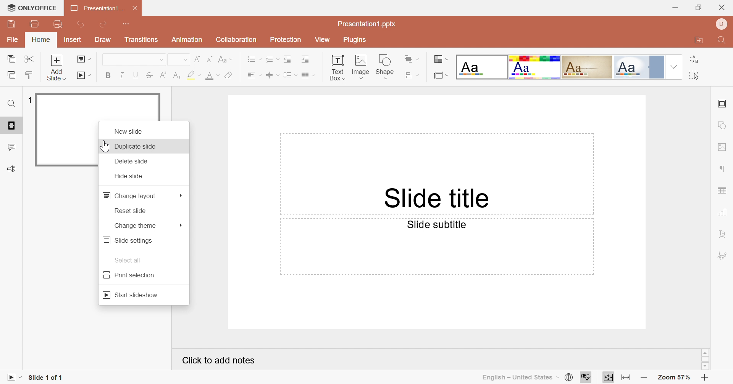  What do you see at coordinates (723, 254) in the screenshot?
I see `Signature settings` at bounding box center [723, 254].